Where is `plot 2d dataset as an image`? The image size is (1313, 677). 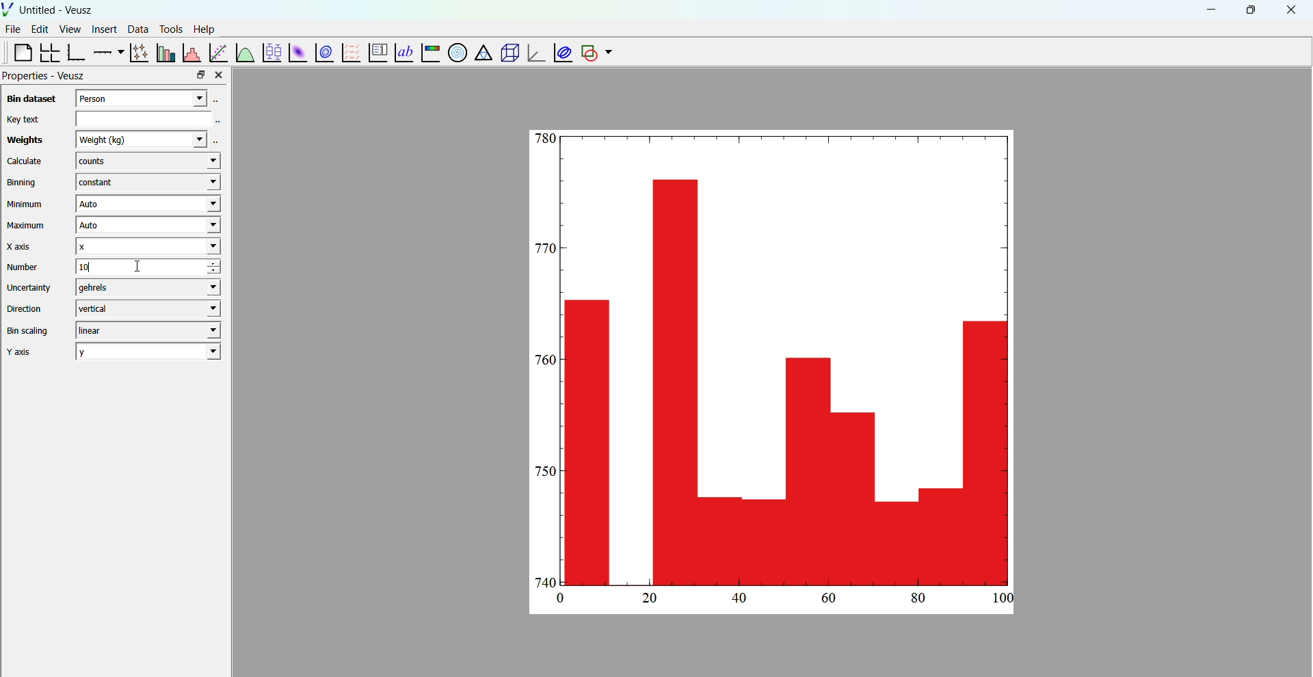 plot 2d dataset as an image is located at coordinates (295, 53).